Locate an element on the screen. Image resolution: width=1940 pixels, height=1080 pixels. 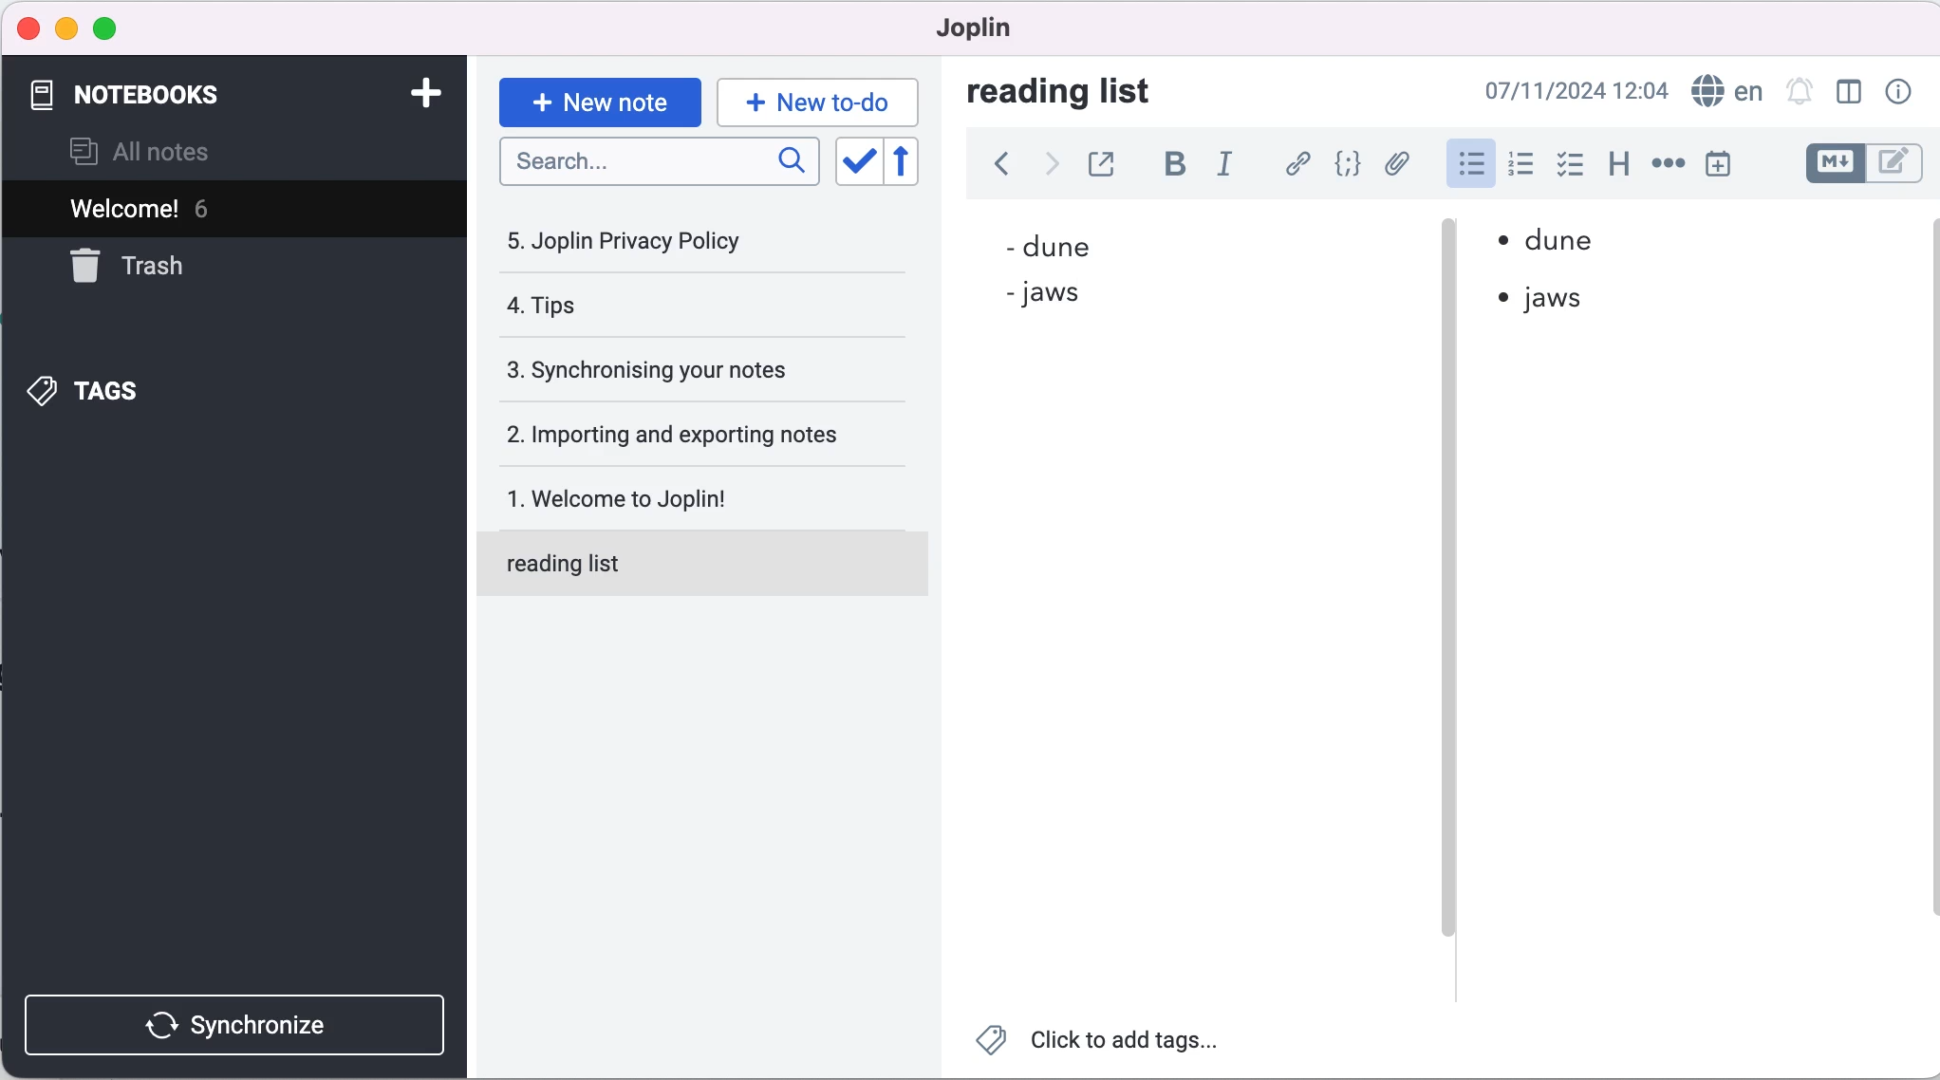
joplin privacy policy is located at coordinates (663, 248).